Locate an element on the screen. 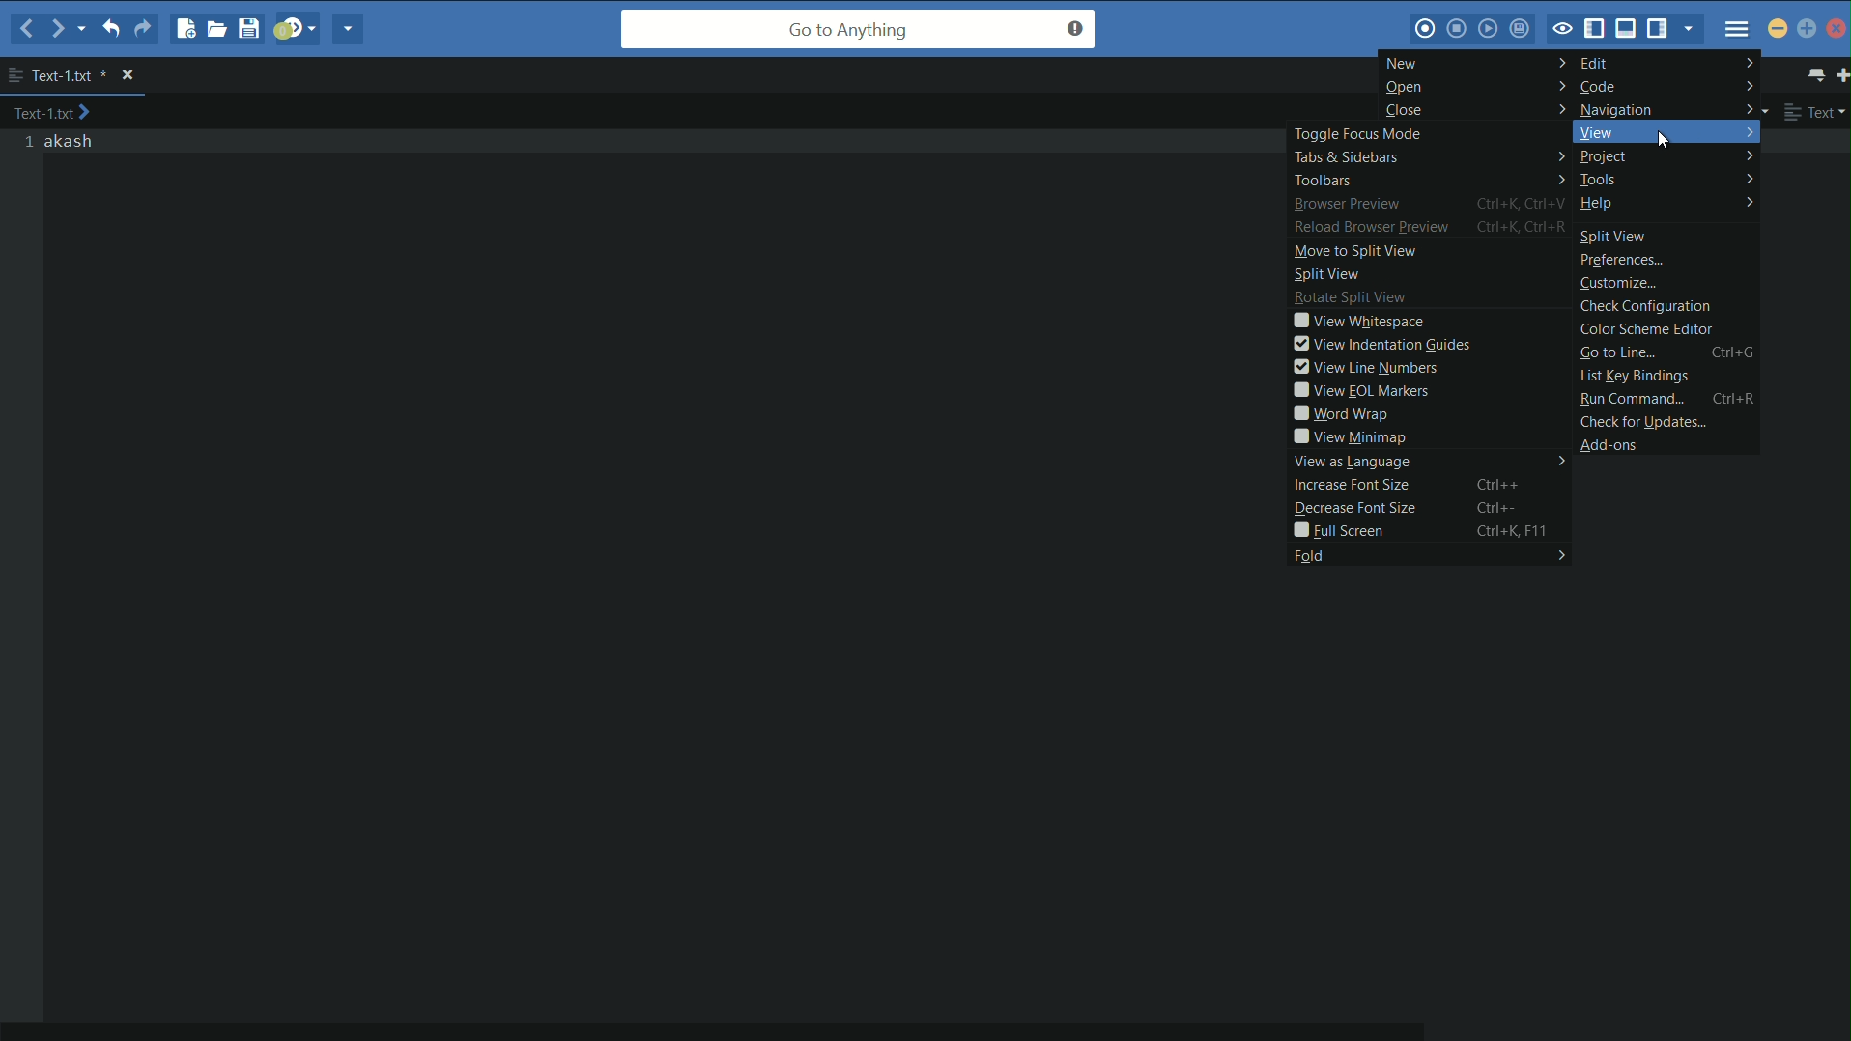  forward is located at coordinates (68, 29).